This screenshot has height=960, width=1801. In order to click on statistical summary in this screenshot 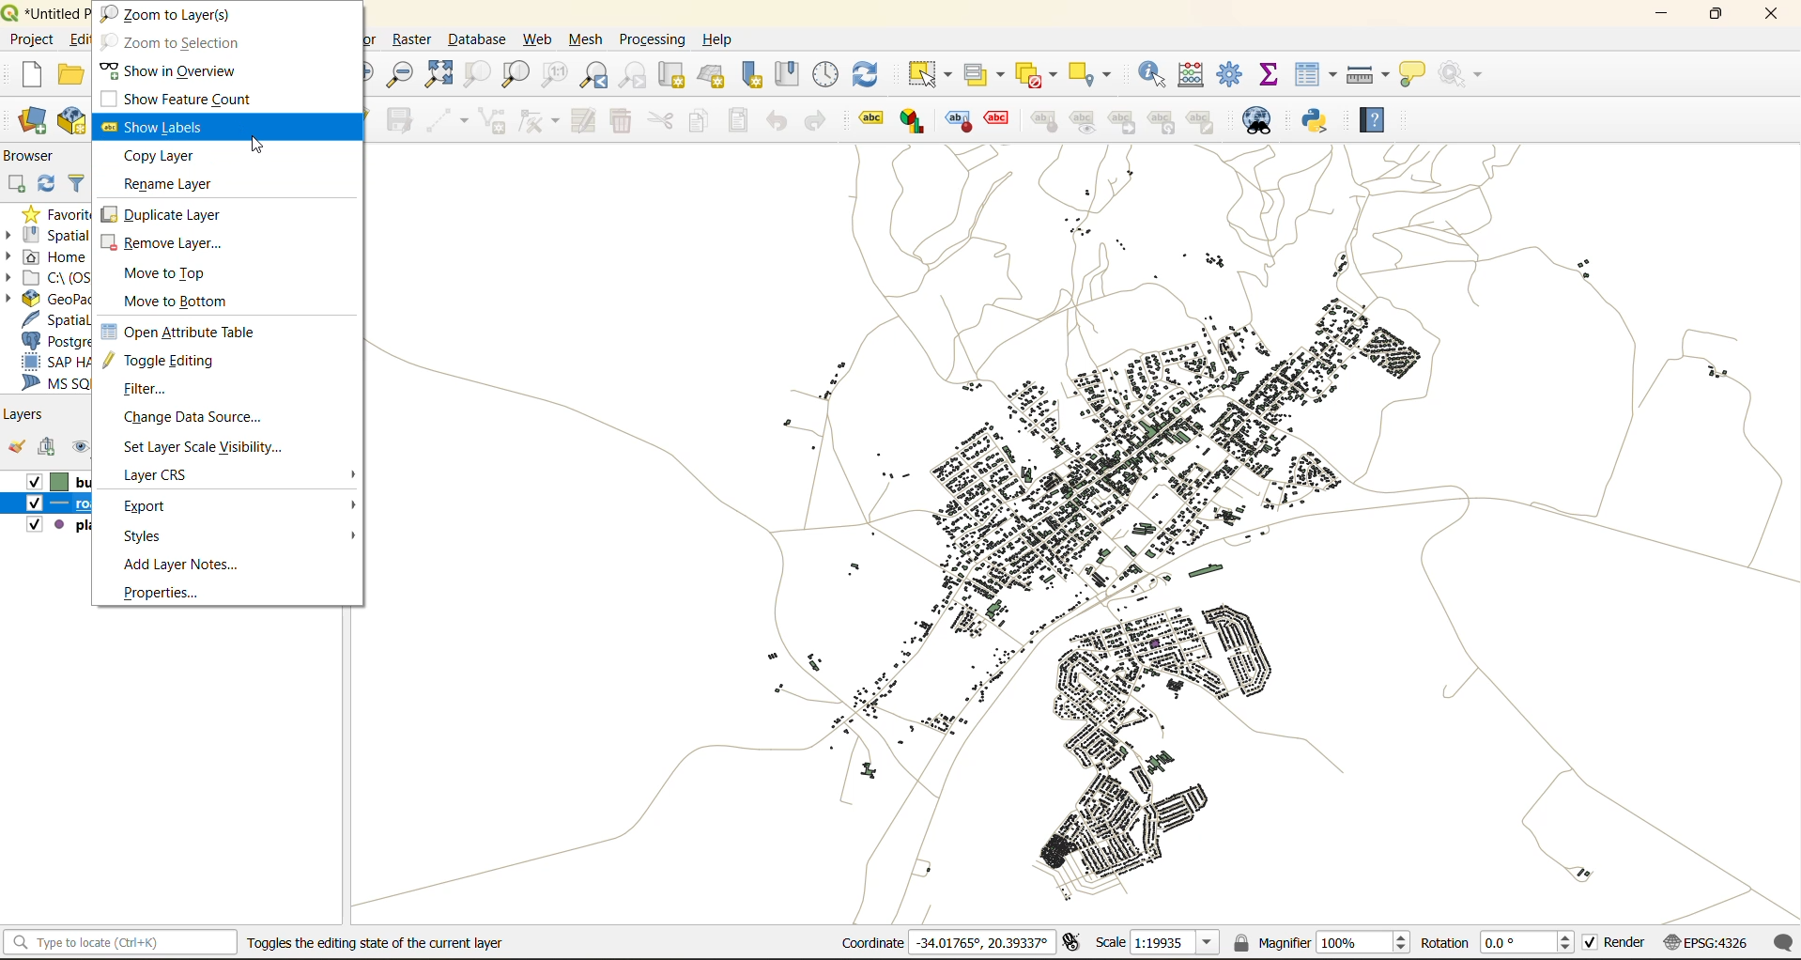, I will do `click(1271, 74)`.